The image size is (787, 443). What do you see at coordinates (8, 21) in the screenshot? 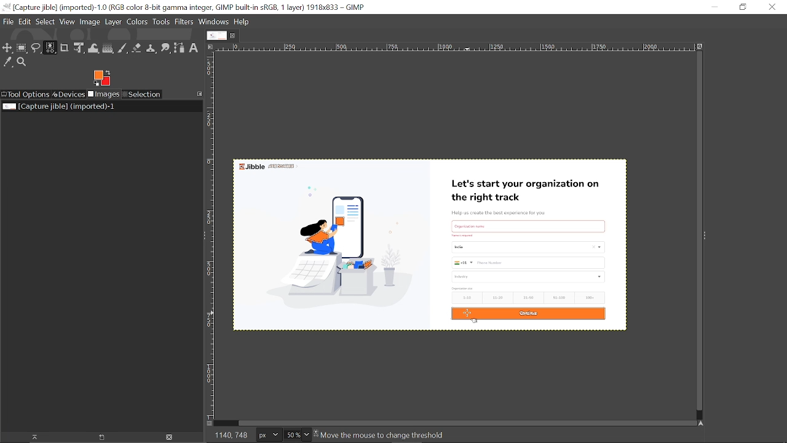
I see `File` at bounding box center [8, 21].